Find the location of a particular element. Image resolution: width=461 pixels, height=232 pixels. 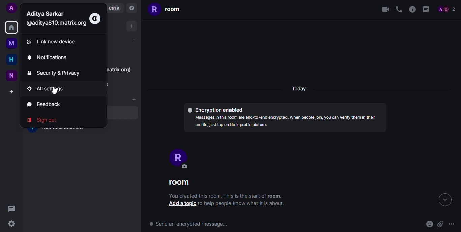

add topic is located at coordinates (181, 204).